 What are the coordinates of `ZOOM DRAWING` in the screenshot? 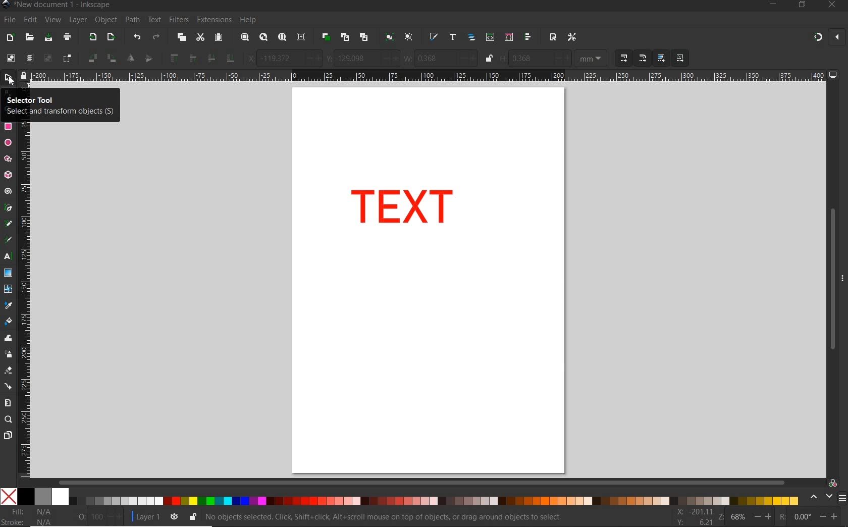 It's located at (262, 38).